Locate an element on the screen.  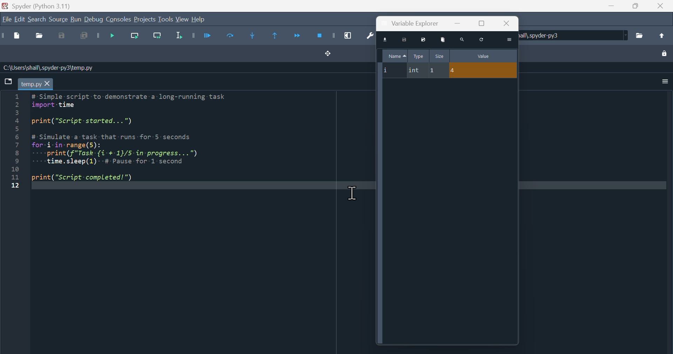
size is located at coordinates (439, 55).